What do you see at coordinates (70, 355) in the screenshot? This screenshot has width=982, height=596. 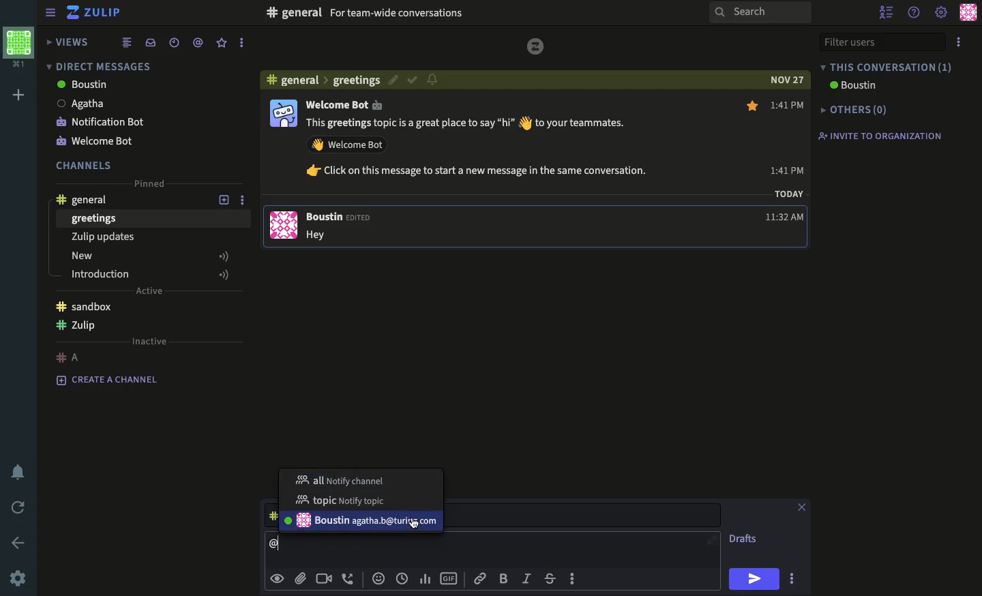 I see `#A` at bounding box center [70, 355].